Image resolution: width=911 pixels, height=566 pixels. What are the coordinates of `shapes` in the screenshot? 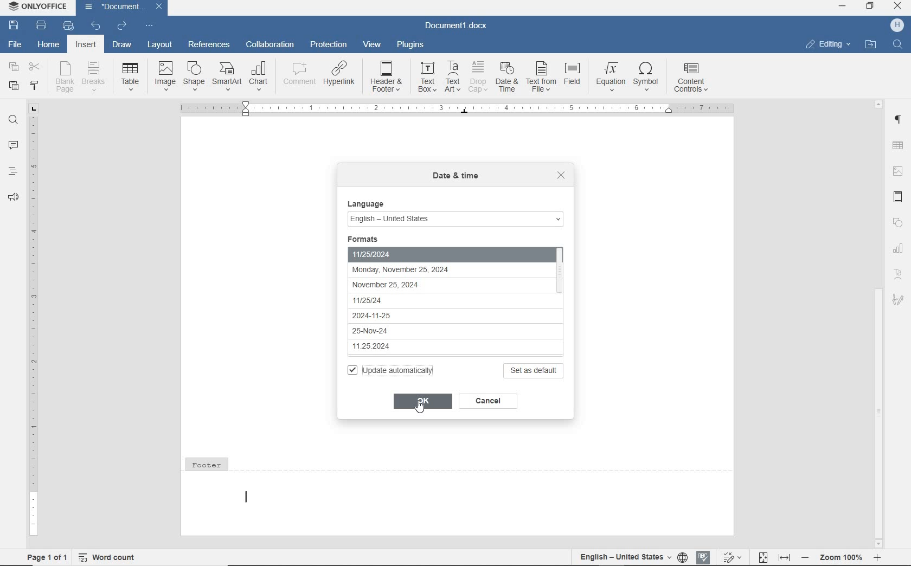 It's located at (899, 223).